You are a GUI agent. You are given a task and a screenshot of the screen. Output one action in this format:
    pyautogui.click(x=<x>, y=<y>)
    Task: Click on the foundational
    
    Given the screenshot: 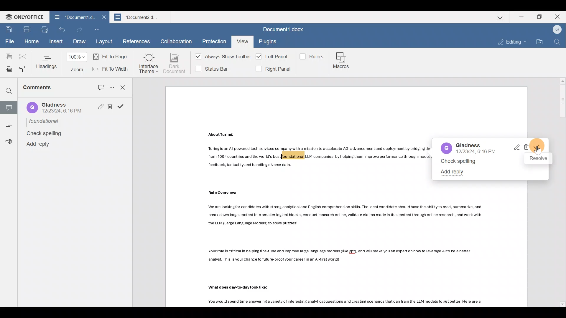 What is the action you would take?
    pyautogui.click(x=45, y=121)
    